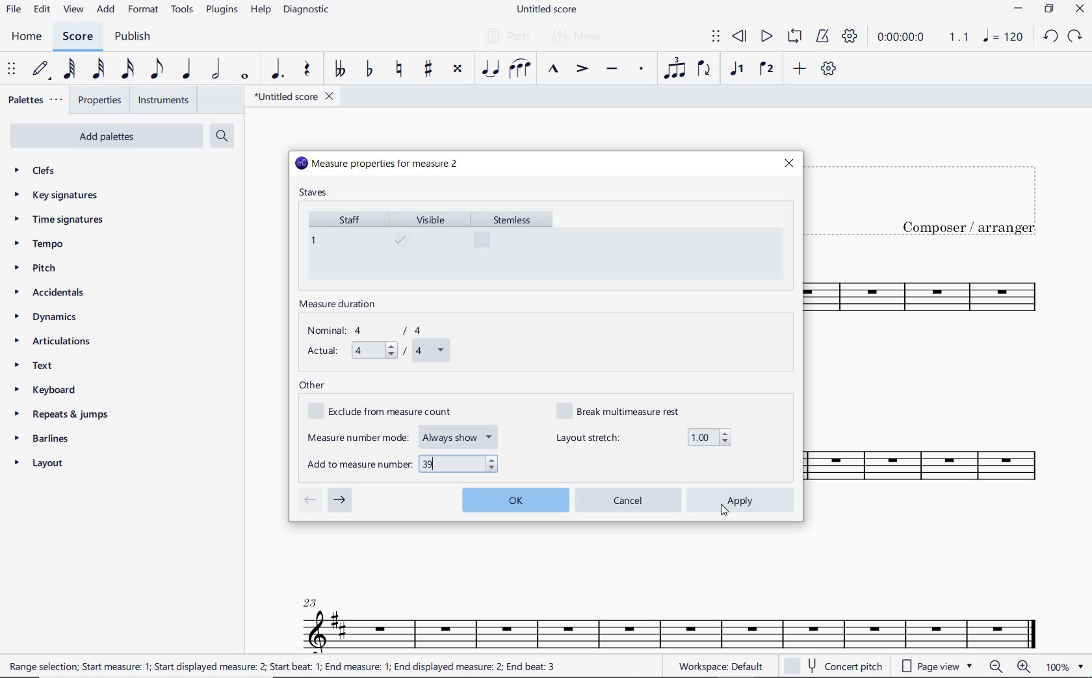  I want to click on FLIP DIRECTION, so click(704, 70).